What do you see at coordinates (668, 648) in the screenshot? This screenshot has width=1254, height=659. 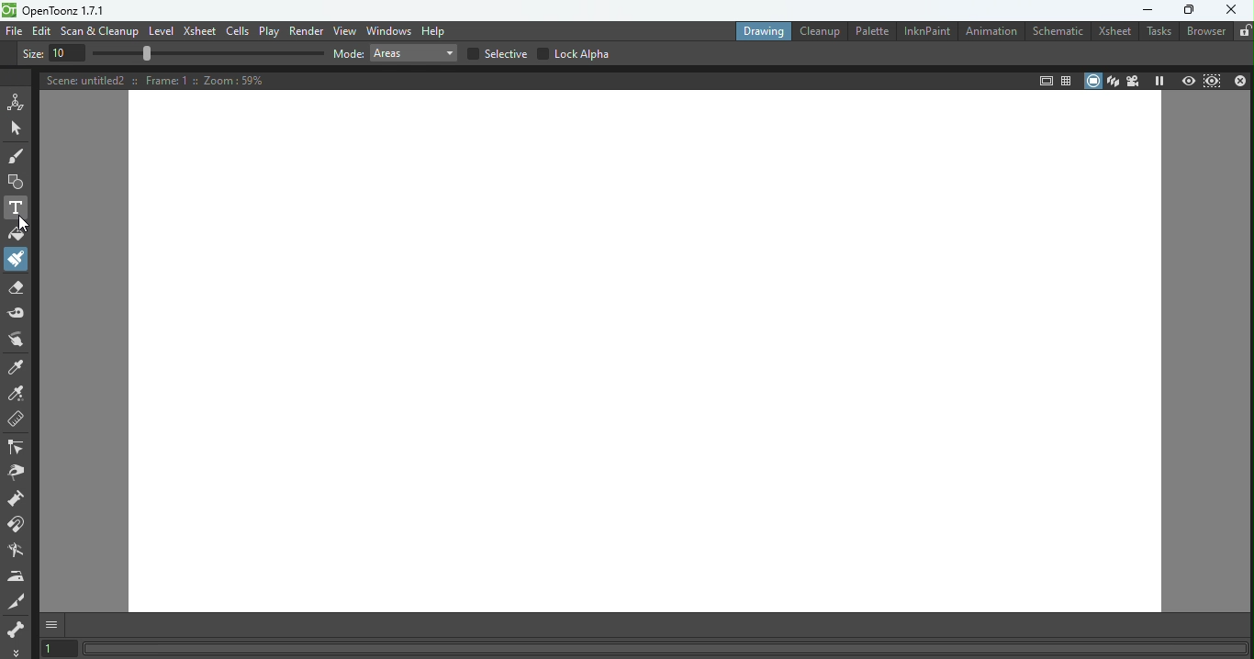 I see `Status bar` at bounding box center [668, 648].